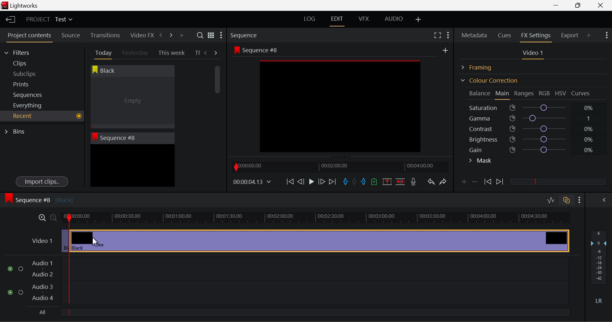  I want to click on Video FX, so click(140, 35).